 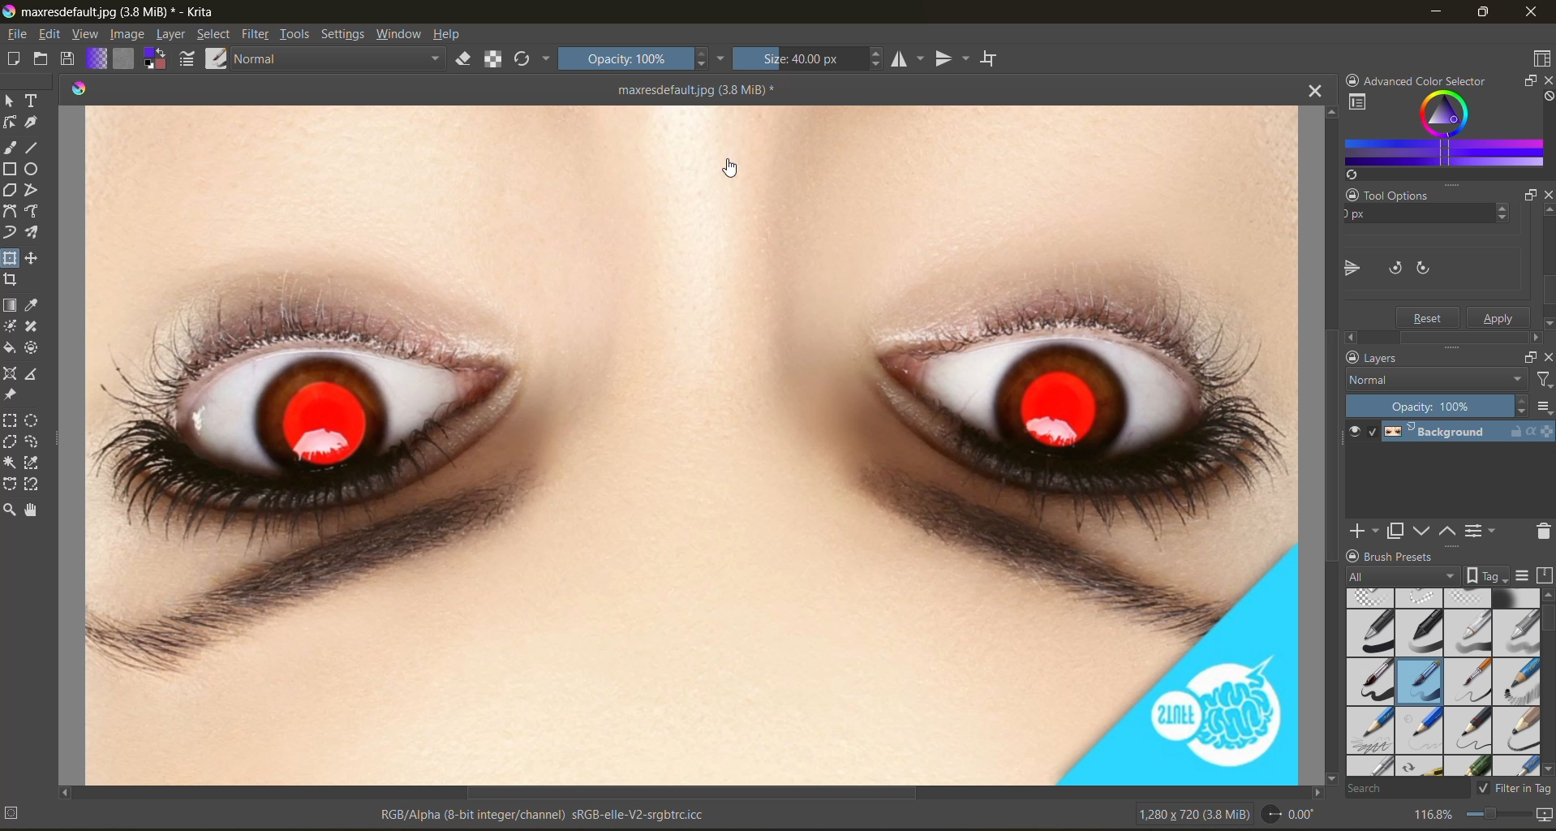 What do you see at coordinates (127, 59) in the screenshot?
I see `fill patterns` at bounding box center [127, 59].